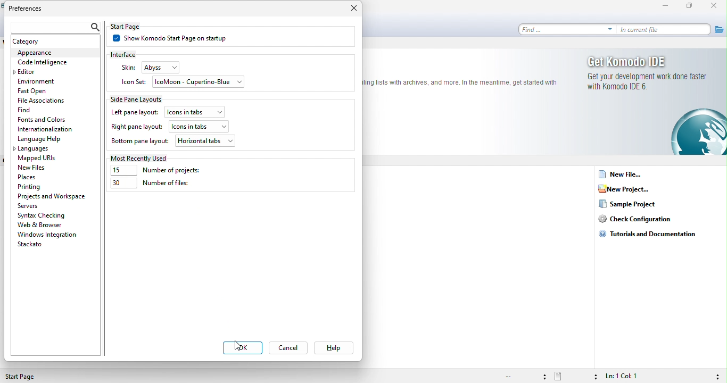 Image resolution: width=727 pixels, height=383 pixels. Describe the element at coordinates (654, 234) in the screenshot. I see `tutorials and documentation` at that location.